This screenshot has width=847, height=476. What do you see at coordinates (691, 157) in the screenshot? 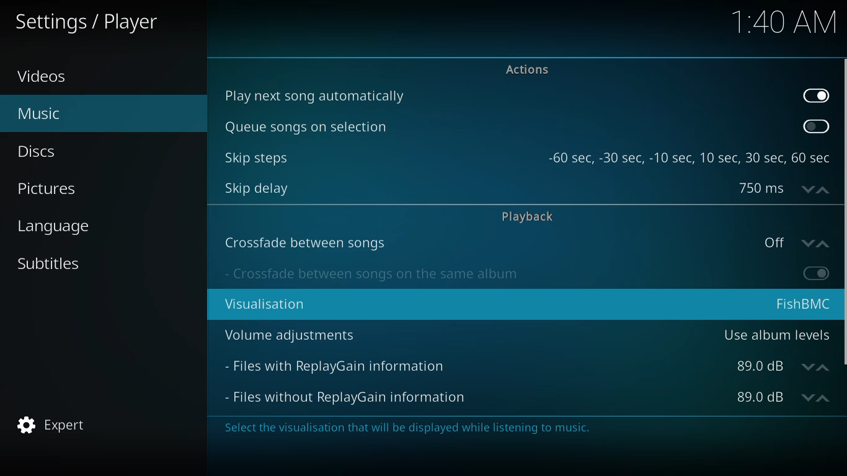
I see `steps` at bounding box center [691, 157].